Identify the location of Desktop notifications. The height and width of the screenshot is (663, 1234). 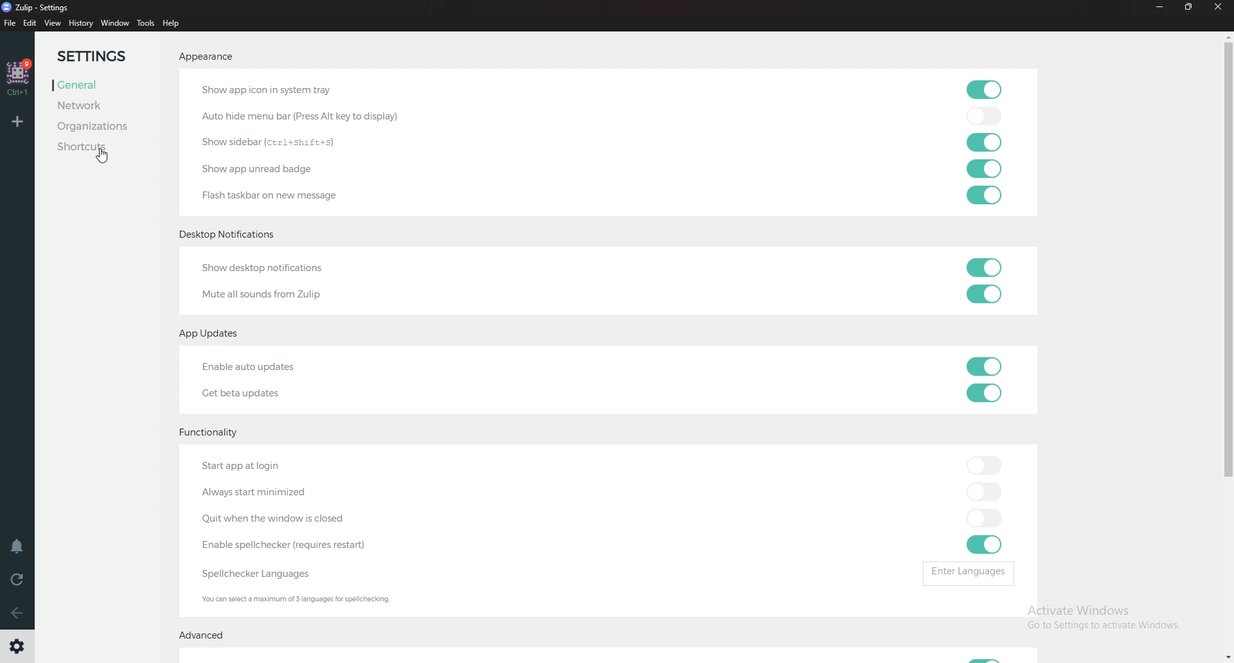
(229, 236).